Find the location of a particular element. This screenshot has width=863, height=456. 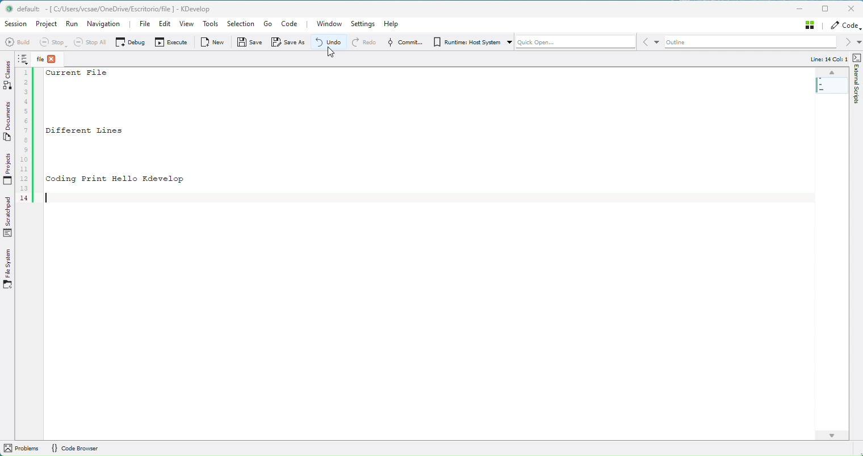

Minimize is located at coordinates (801, 9).